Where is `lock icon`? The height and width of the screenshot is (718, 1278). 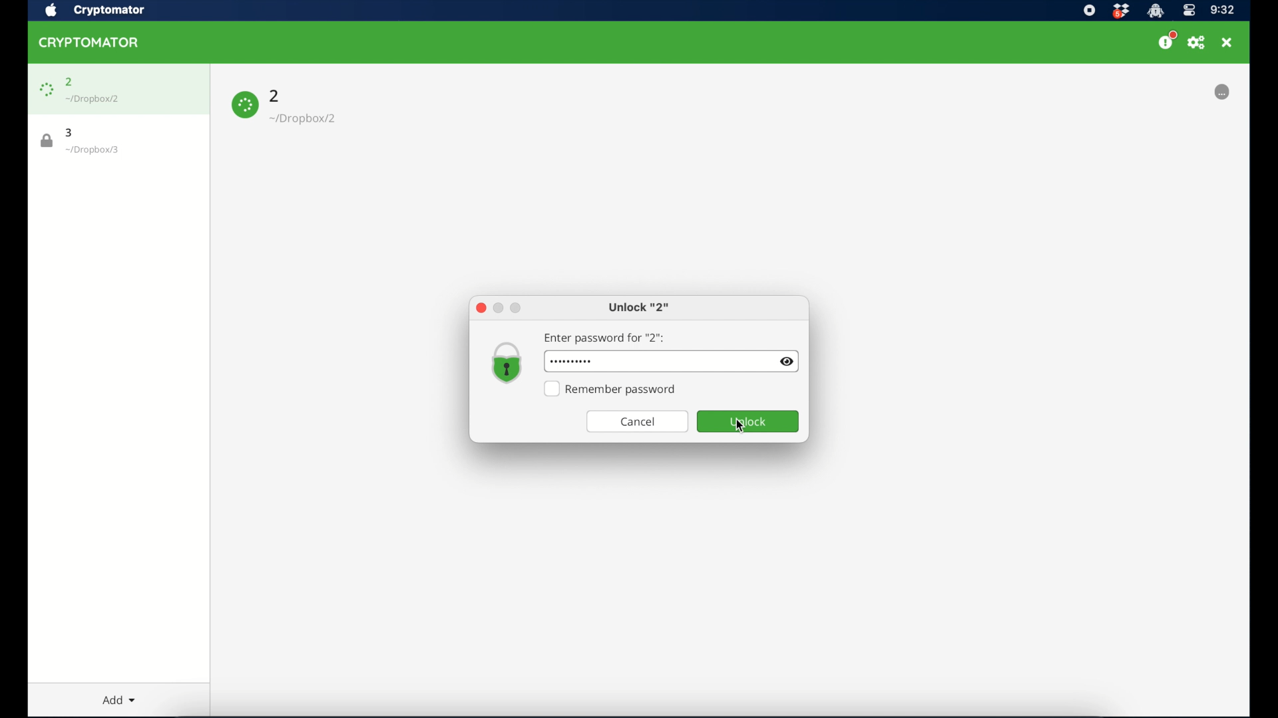
lock icon is located at coordinates (246, 104).